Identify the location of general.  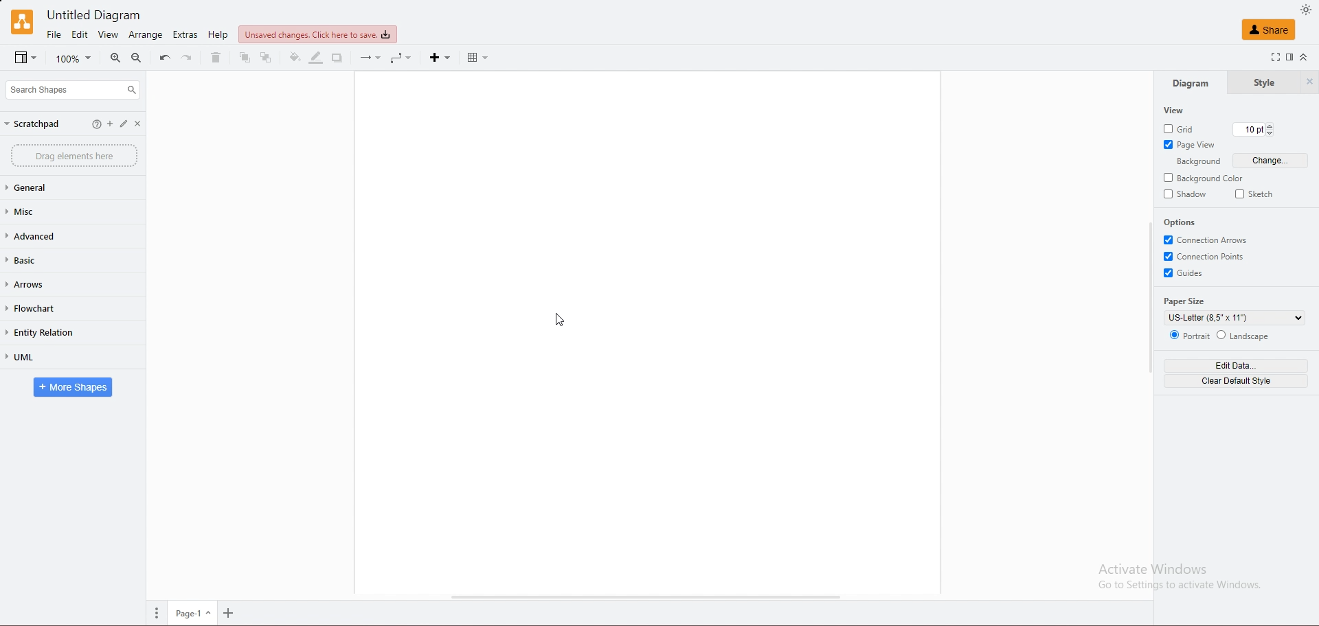
(43, 187).